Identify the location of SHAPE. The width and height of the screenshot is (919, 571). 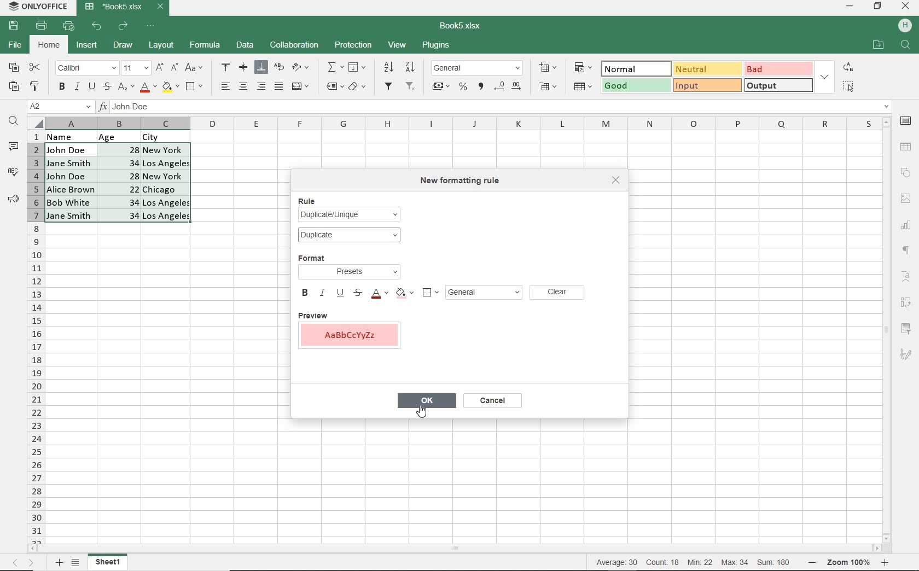
(905, 173).